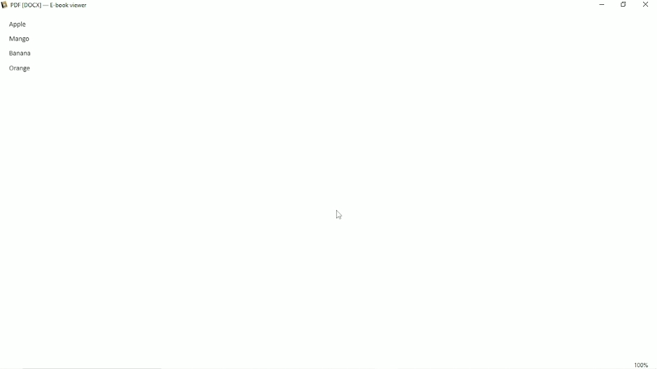 Image resolution: width=657 pixels, height=369 pixels. Describe the element at coordinates (342, 216) in the screenshot. I see `Cursor` at that location.